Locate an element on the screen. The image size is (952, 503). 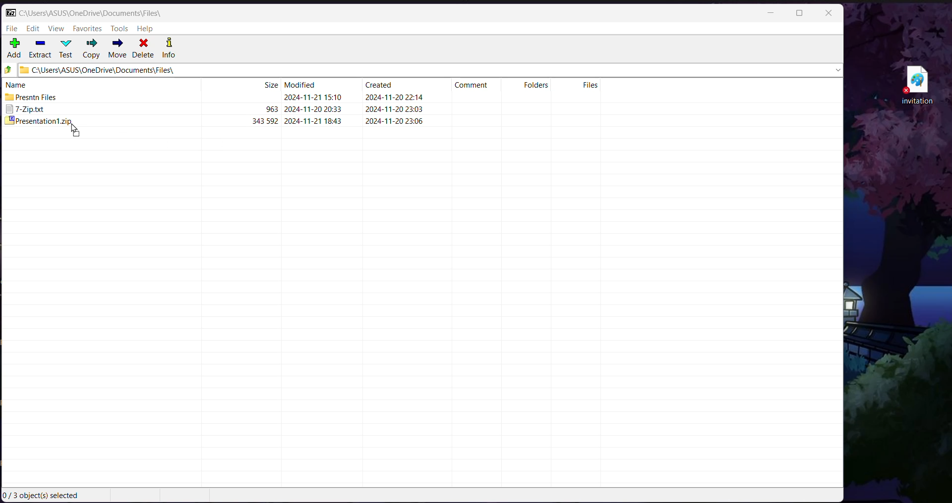
File is located at coordinates (12, 28).